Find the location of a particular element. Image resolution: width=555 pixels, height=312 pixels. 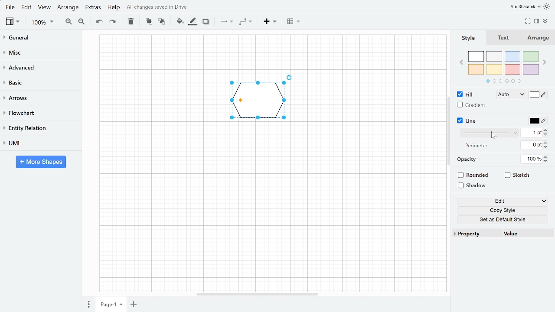

Zoom in is located at coordinates (68, 23).